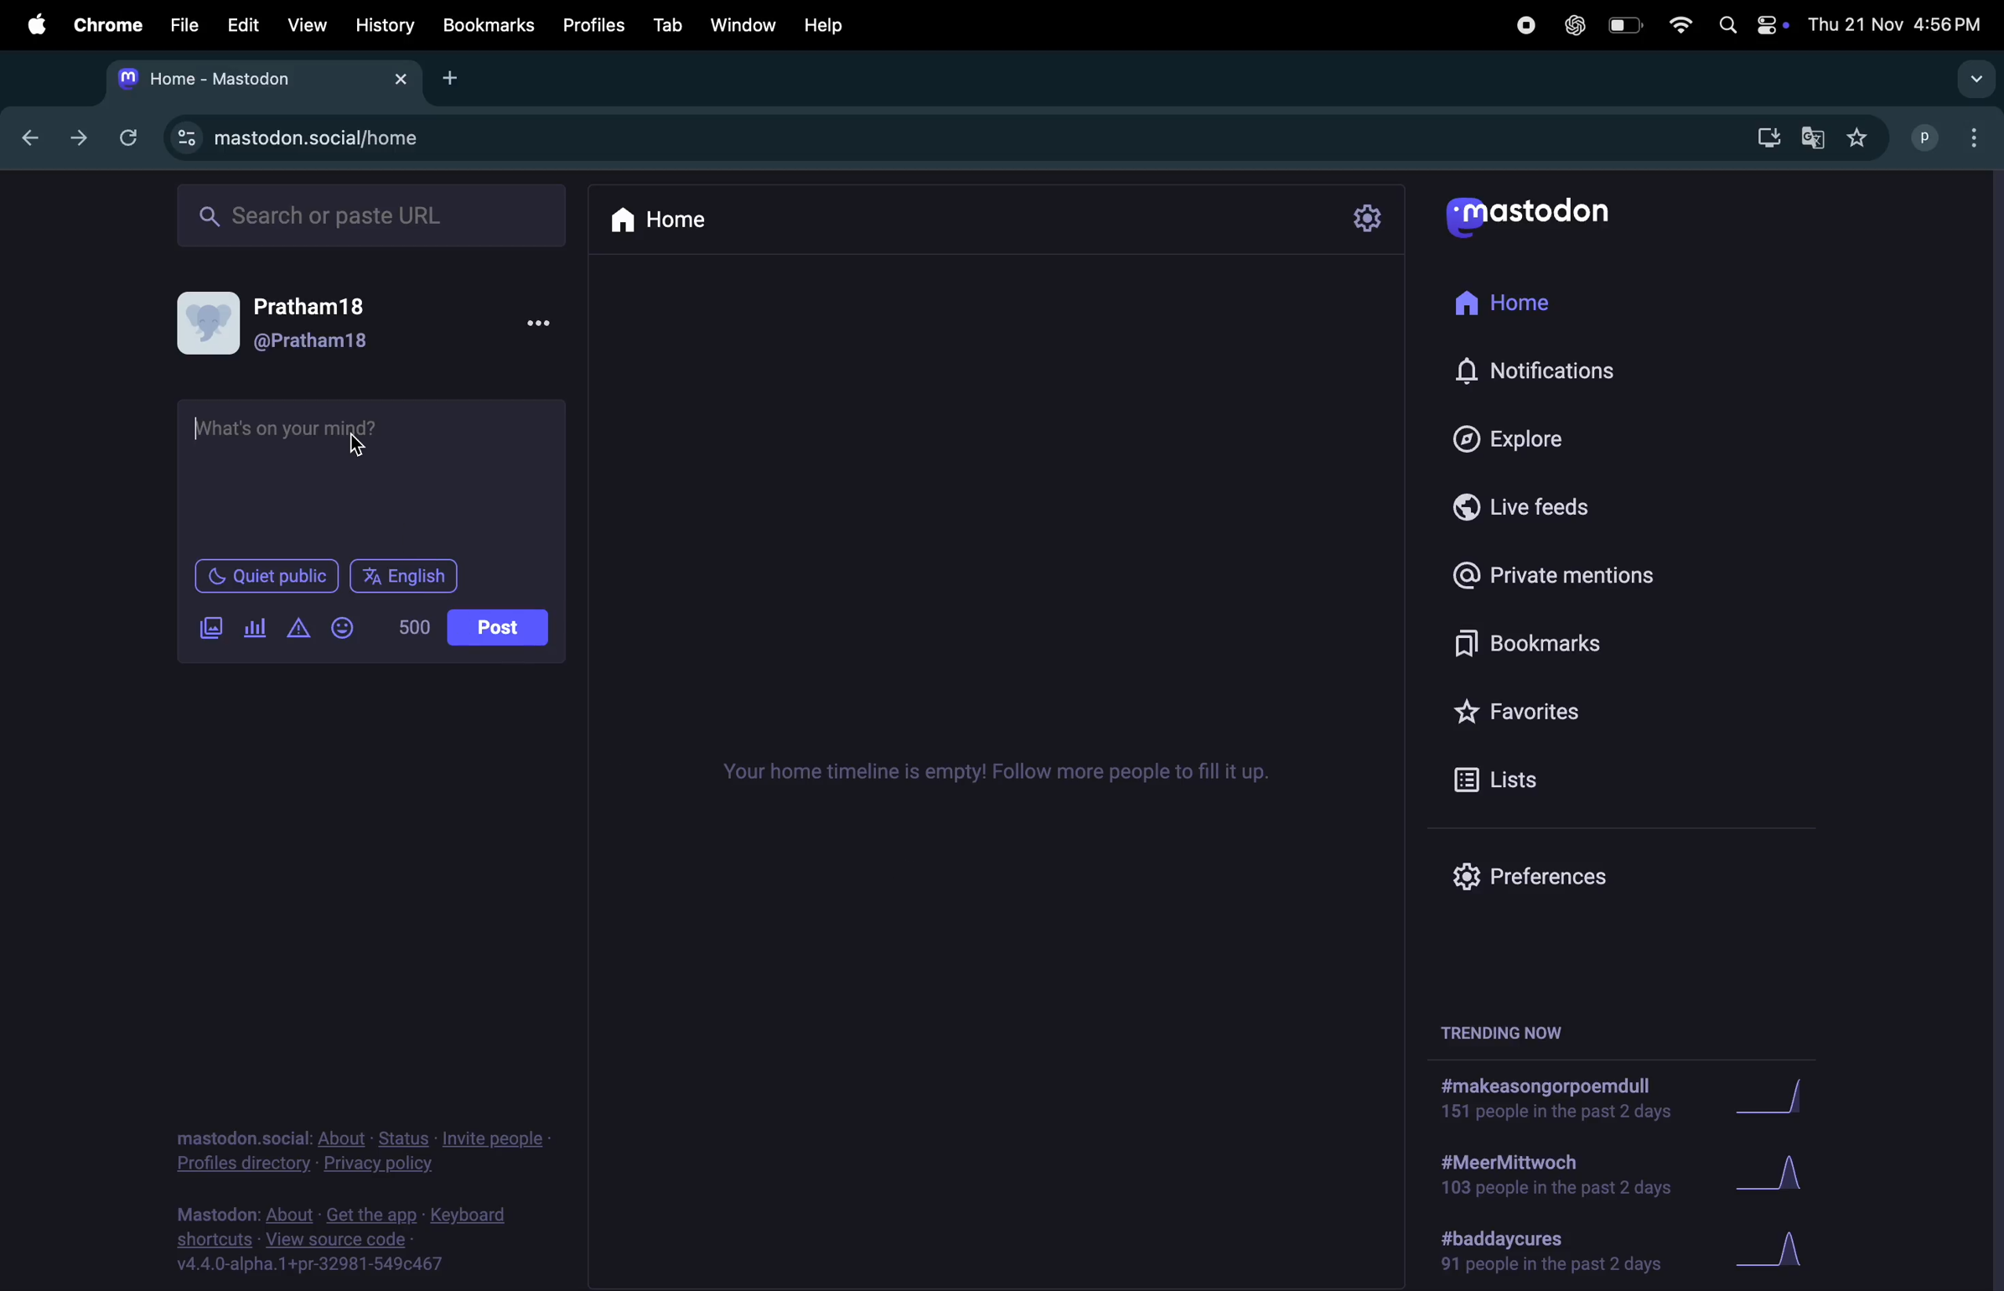 This screenshot has height=1291, width=2004. What do you see at coordinates (1550, 370) in the screenshot?
I see `notifications` at bounding box center [1550, 370].